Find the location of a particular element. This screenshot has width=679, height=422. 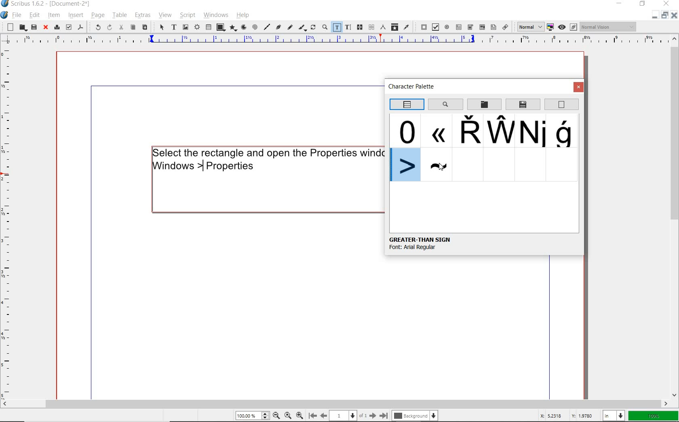

close is located at coordinates (674, 17).